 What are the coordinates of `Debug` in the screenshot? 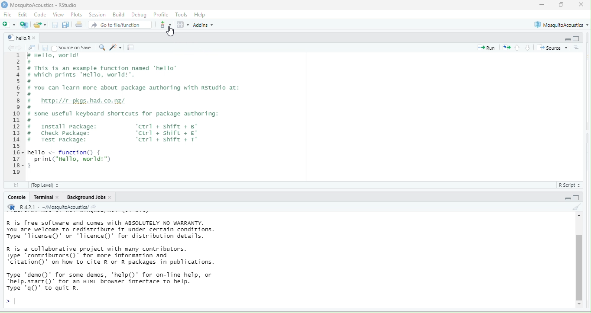 It's located at (138, 15).